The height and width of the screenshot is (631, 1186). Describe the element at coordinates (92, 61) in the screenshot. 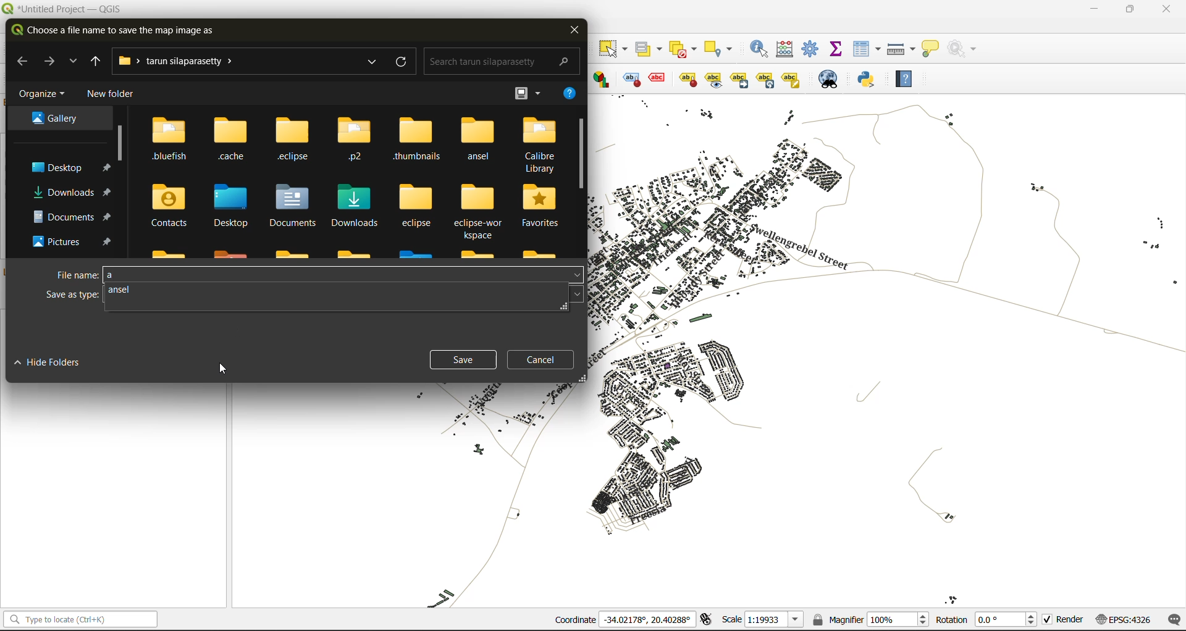

I see `previous folder` at that location.